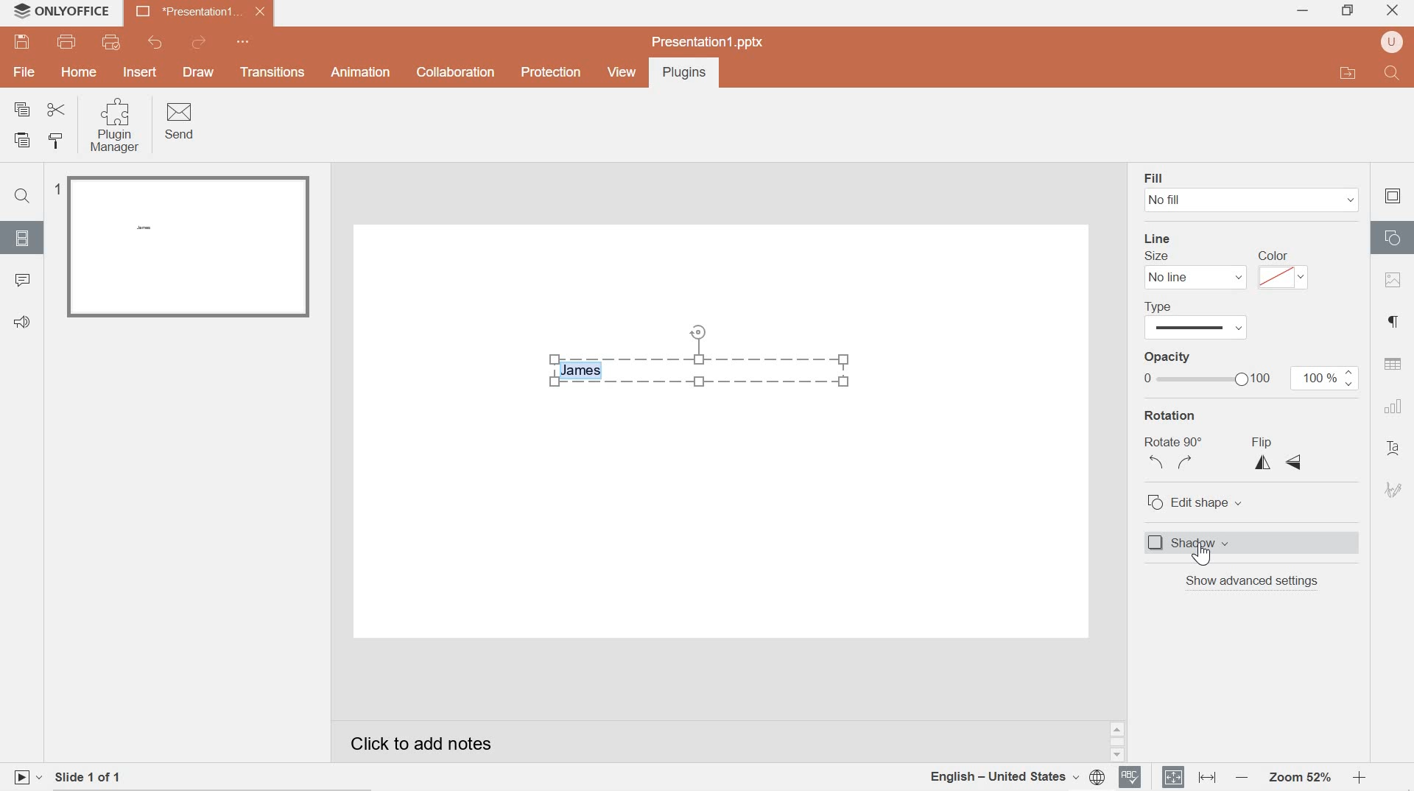 The image size is (1414, 791). Describe the element at coordinates (1358, 778) in the screenshot. I see `zoom in` at that location.